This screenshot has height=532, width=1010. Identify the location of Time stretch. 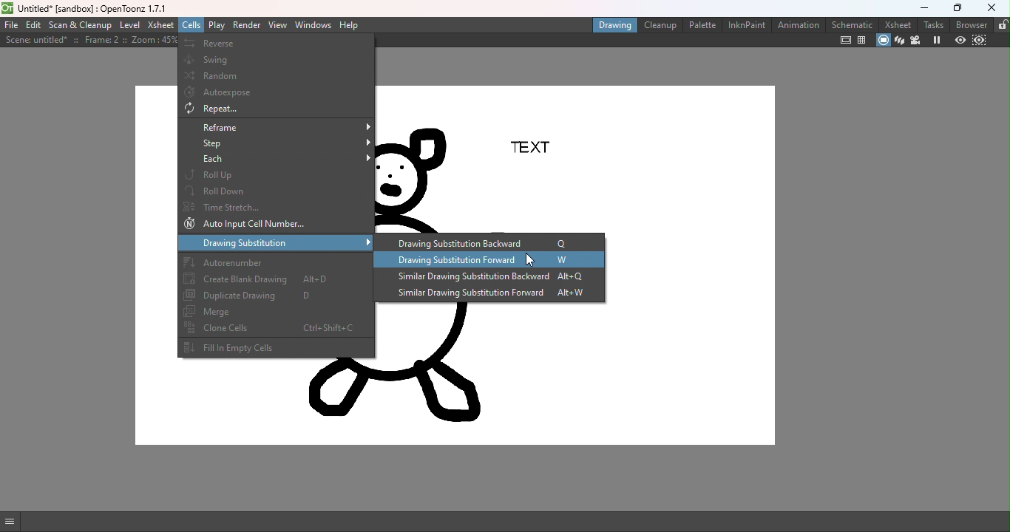
(277, 208).